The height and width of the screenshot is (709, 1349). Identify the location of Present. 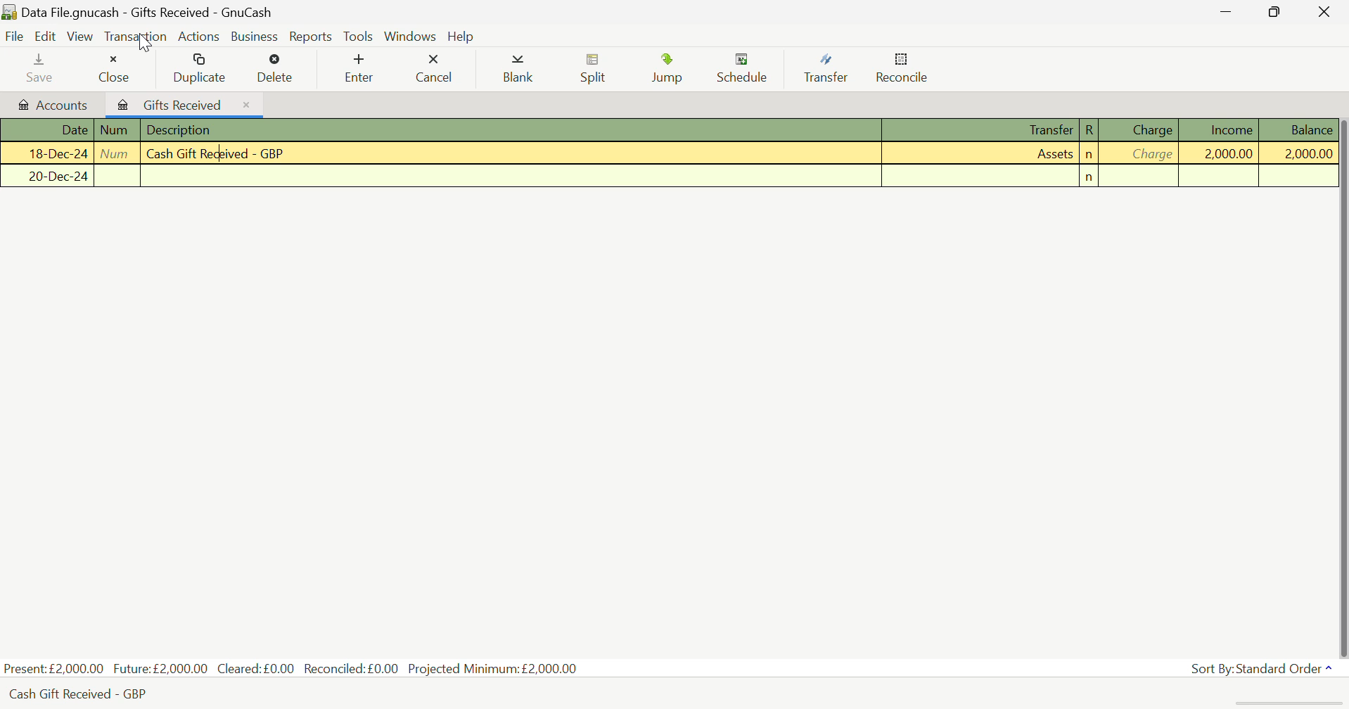
(54, 668).